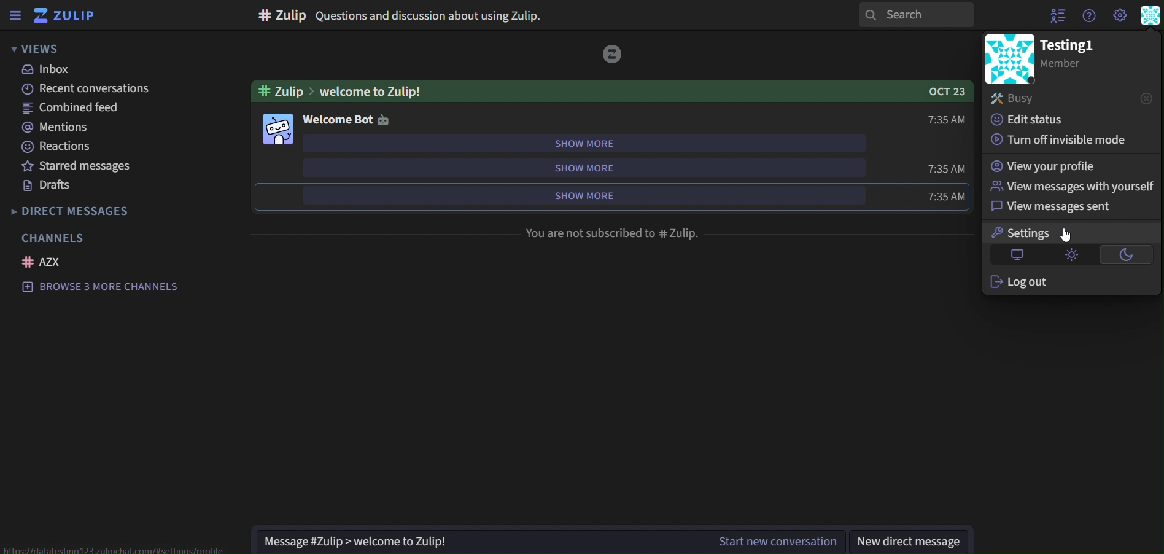 The image size is (1164, 554). What do you see at coordinates (588, 142) in the screenshot?
I see `show more` at bounding box center [588, 142].